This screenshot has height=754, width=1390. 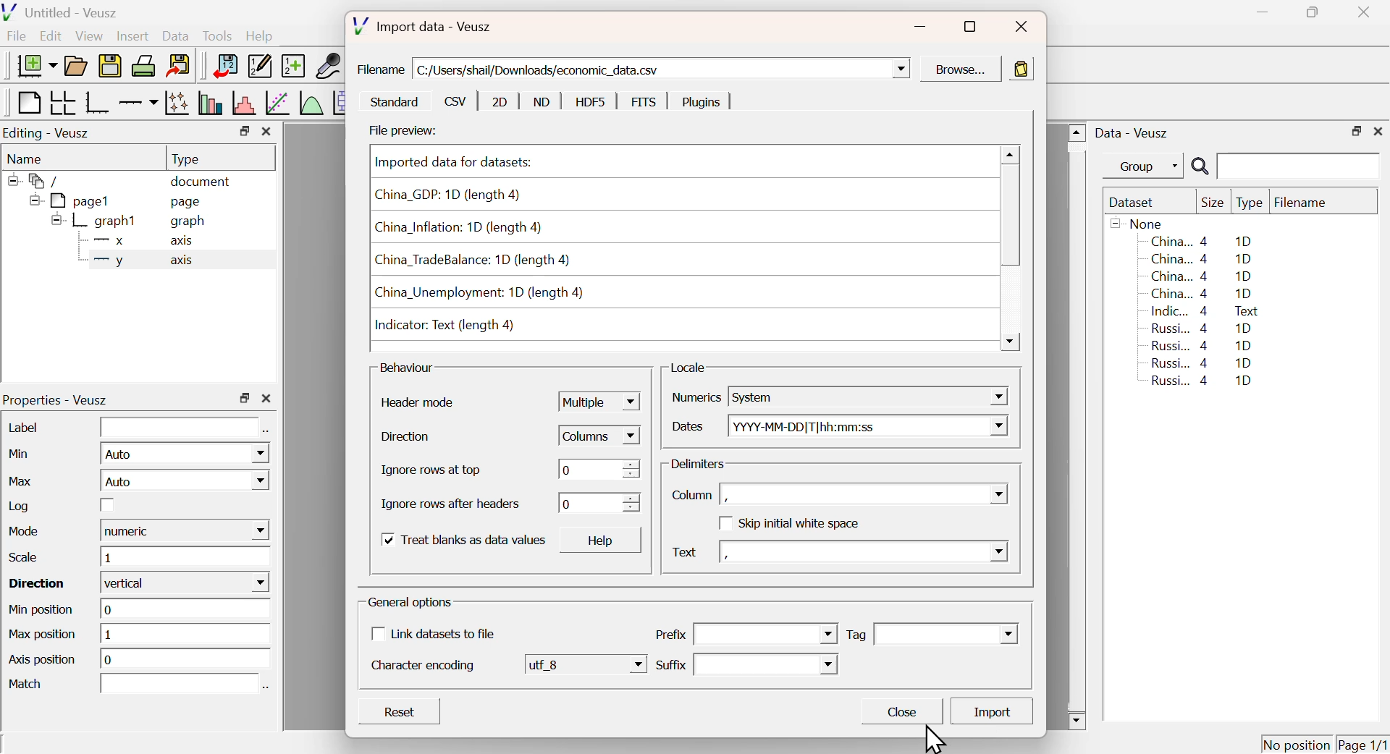 I want to click on Open a document, so click(x=75, y=66).